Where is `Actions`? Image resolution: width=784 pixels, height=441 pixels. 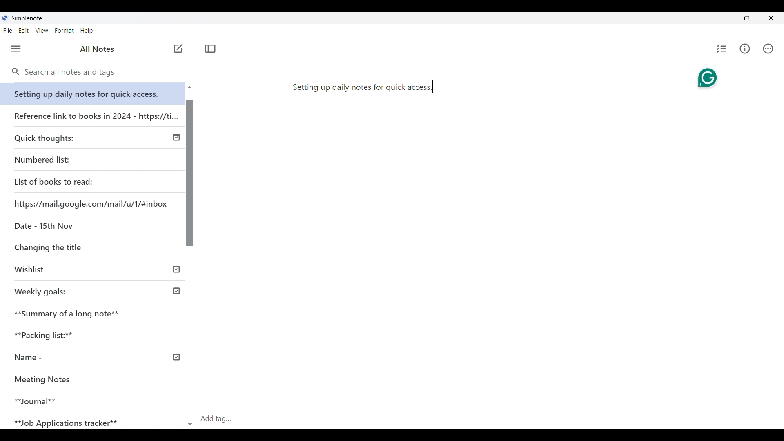 Actions is located at coordinates (767, 48).